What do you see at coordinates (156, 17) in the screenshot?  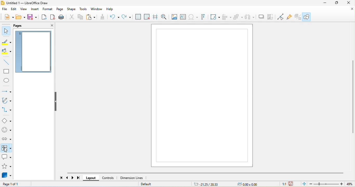 I see `helplines while moving` at bounding box center [156, 17].